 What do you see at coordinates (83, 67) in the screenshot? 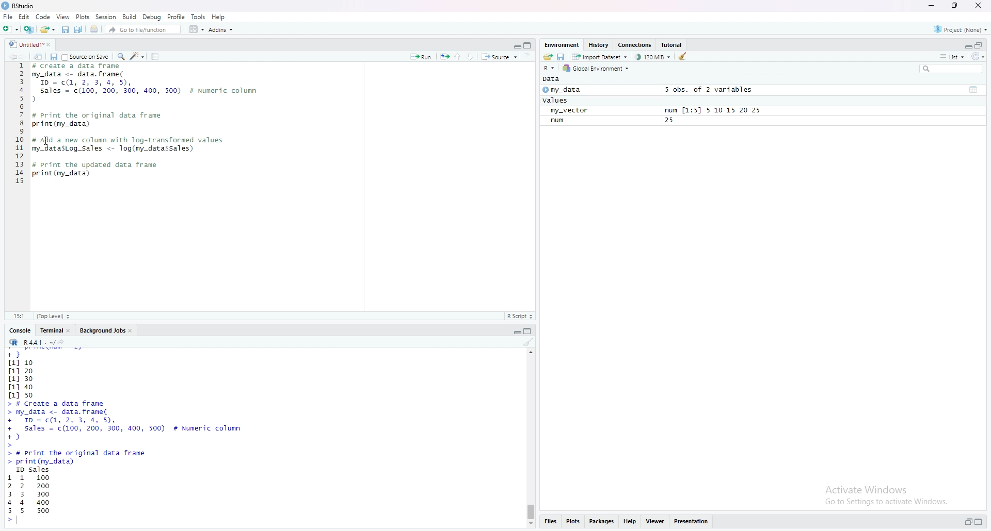
I see `# create a data frame` at bounding box center [83, 67].